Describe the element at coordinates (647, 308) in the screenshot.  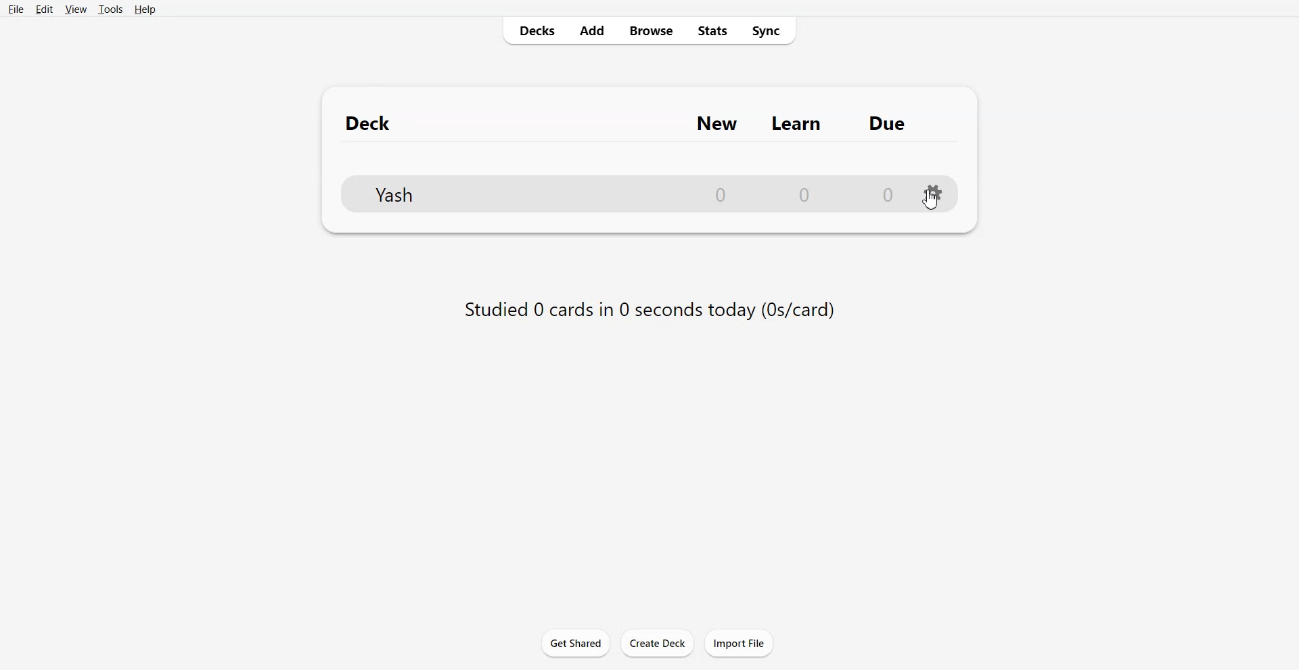
I see `Text 2` at that location.